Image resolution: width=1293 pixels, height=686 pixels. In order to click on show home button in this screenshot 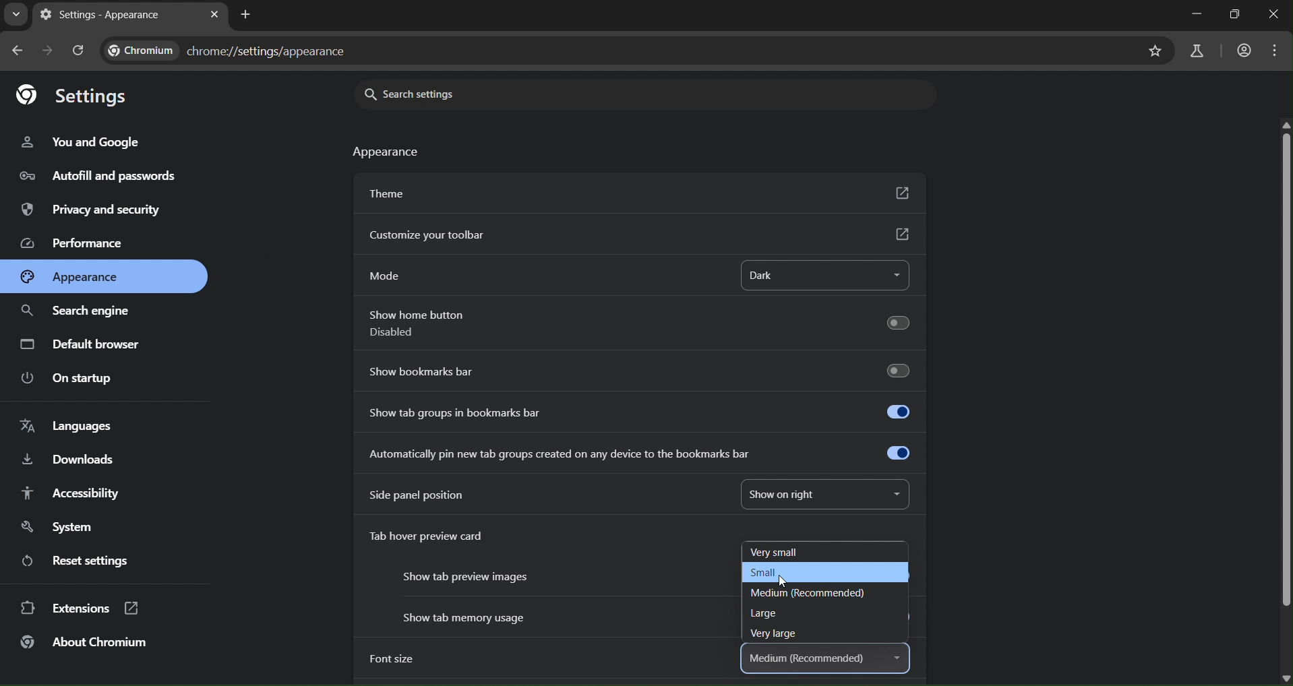, I will do `click(644, 325)`.